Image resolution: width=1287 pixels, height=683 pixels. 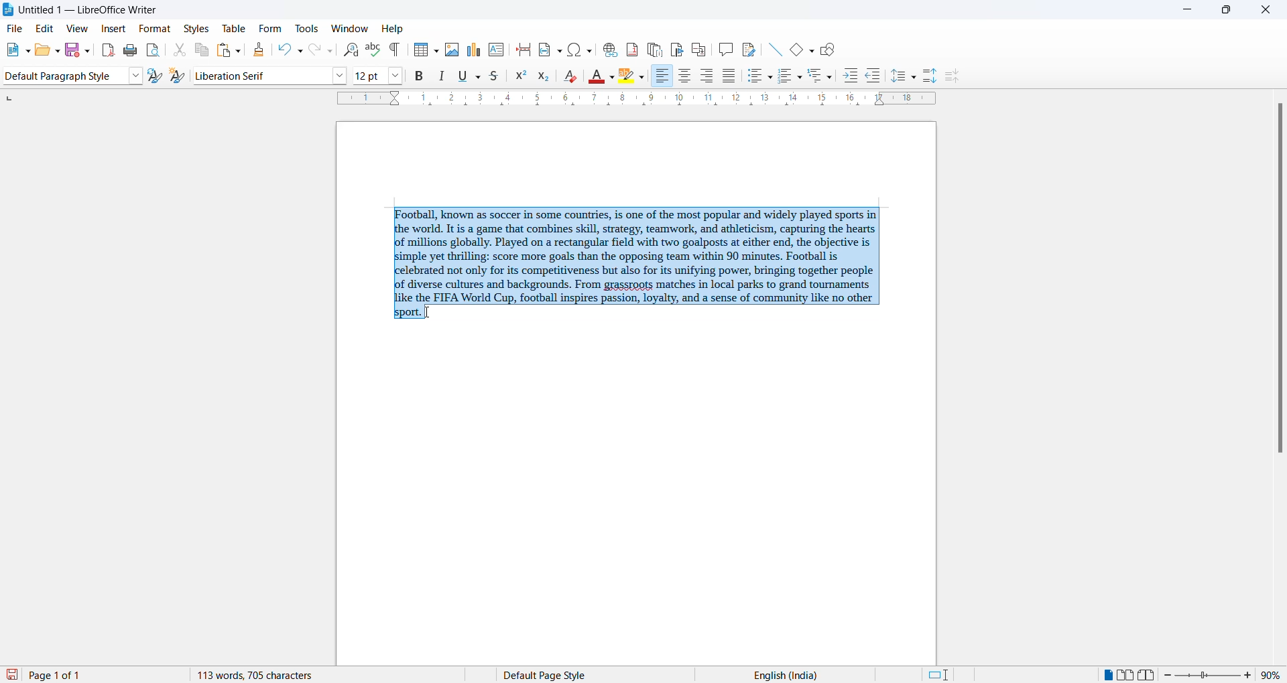 What do you see at coordinates (914, 76) in the screenshot?
I see `line spacing option dropdown` at bounding box center [914, 76].